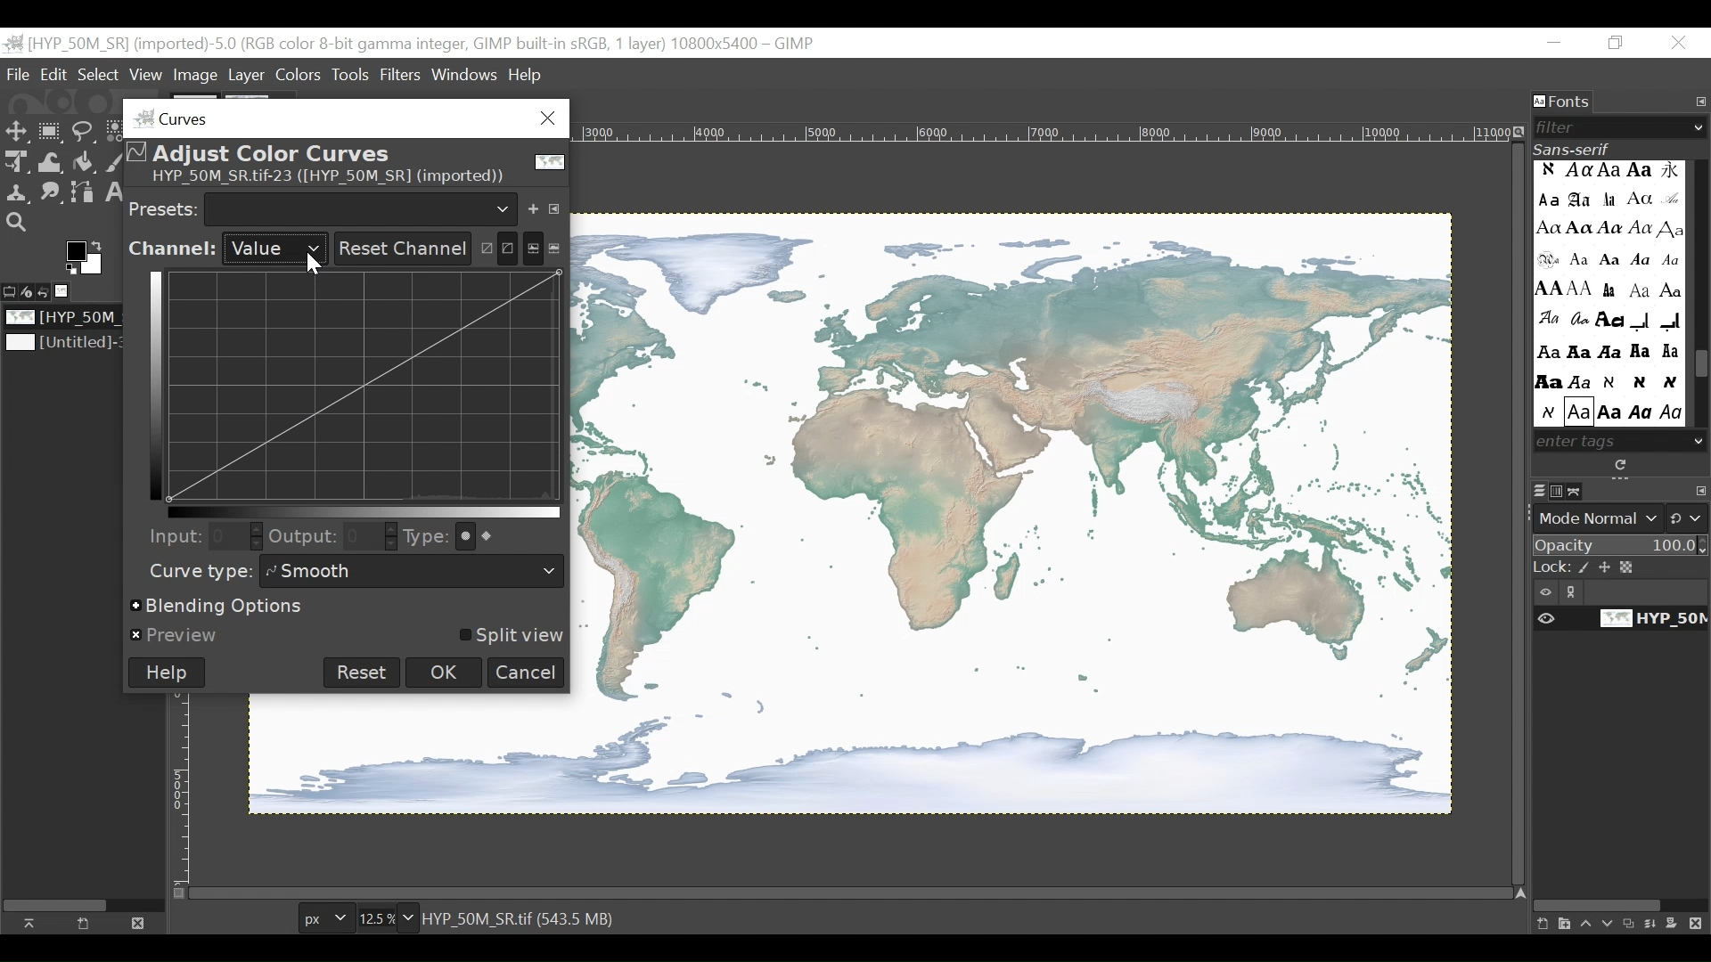 This screenshot has width=1711, height=962. I want to click on Image, so click(68, 291).